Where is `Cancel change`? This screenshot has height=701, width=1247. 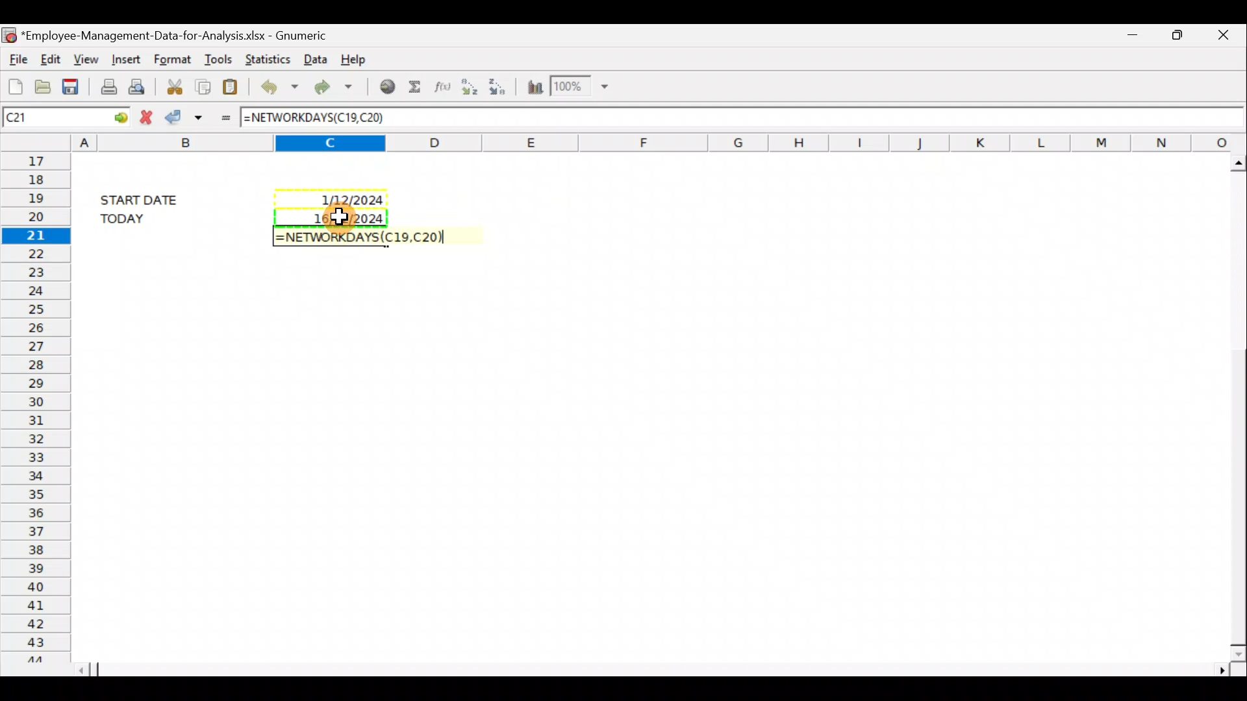 Cancel change is located at coordinates (145, 116).